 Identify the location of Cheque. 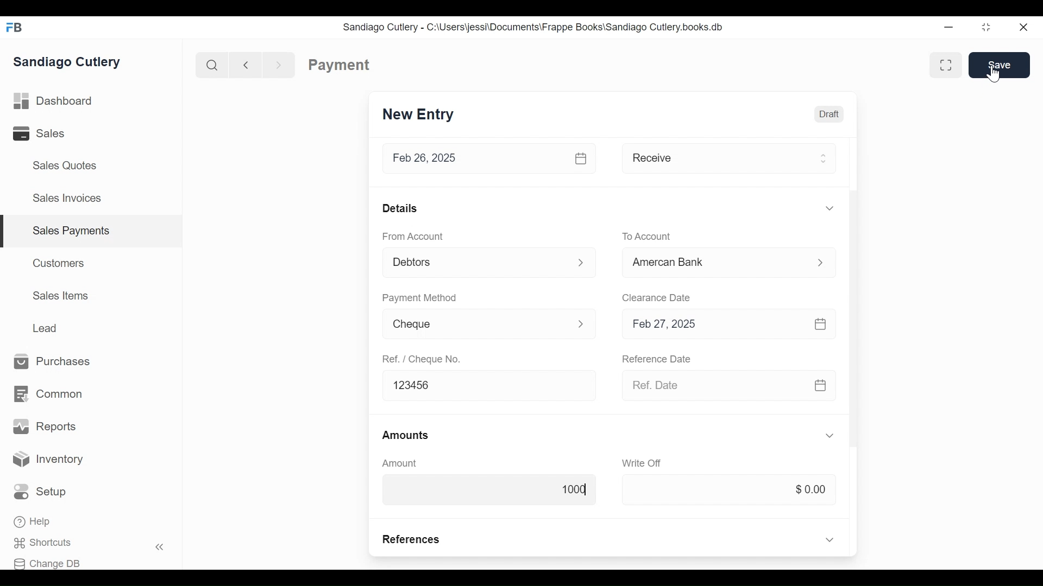
(473, 325).